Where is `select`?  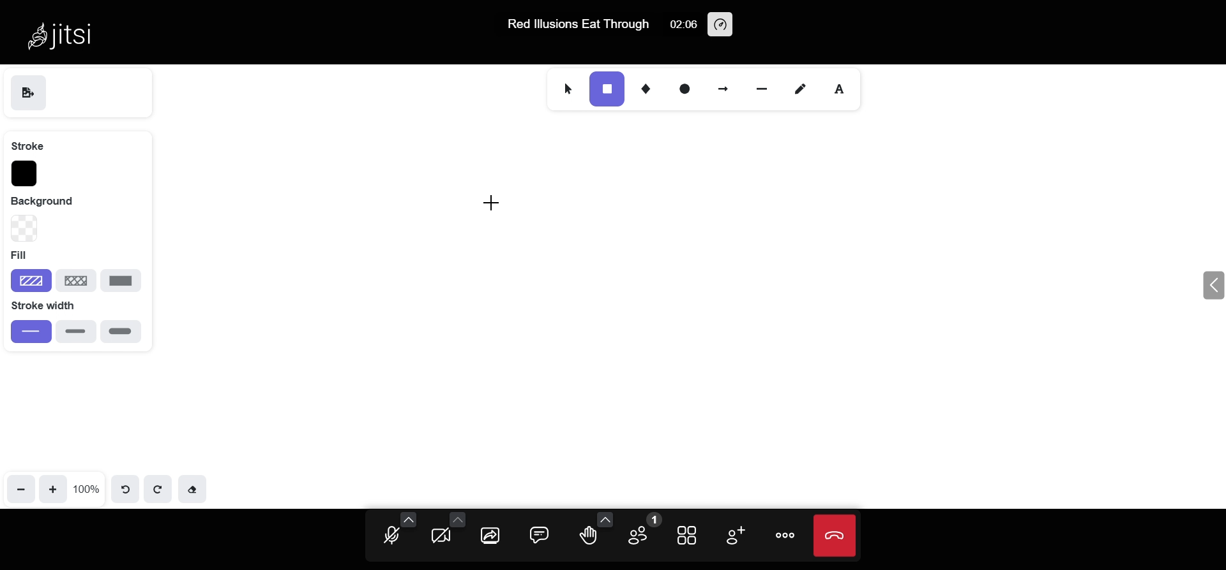 select is located at coordinates (564, 87).